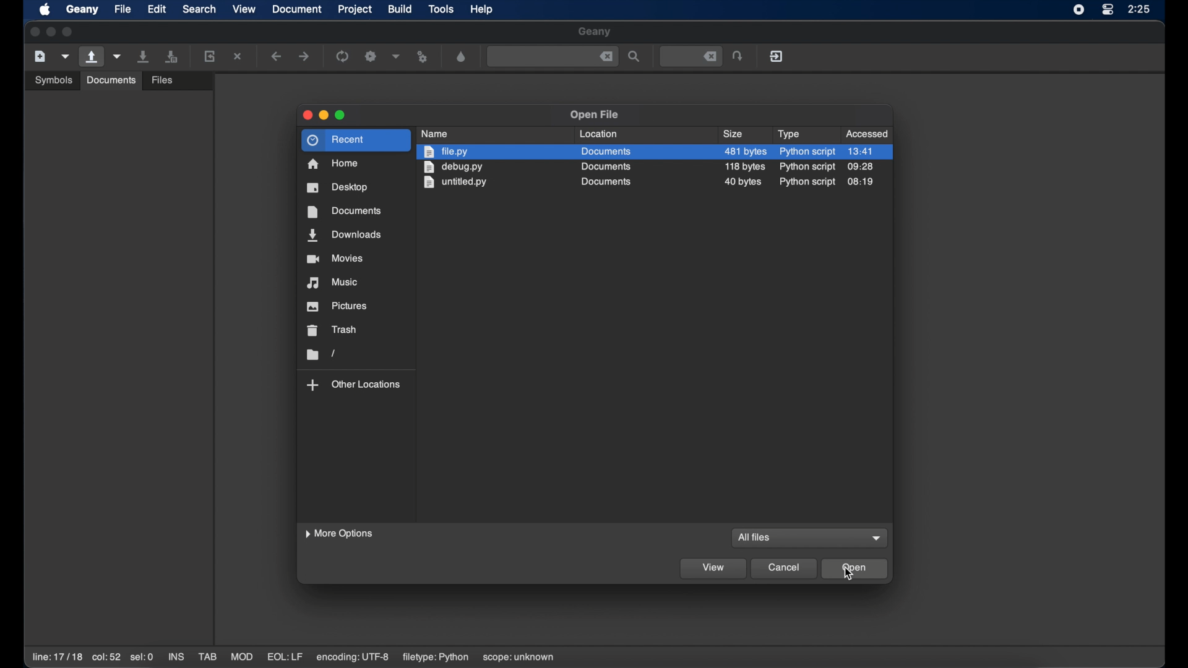 The width and height of the screenshot is (1188, 668). I want to click on name, so click(436, 134).